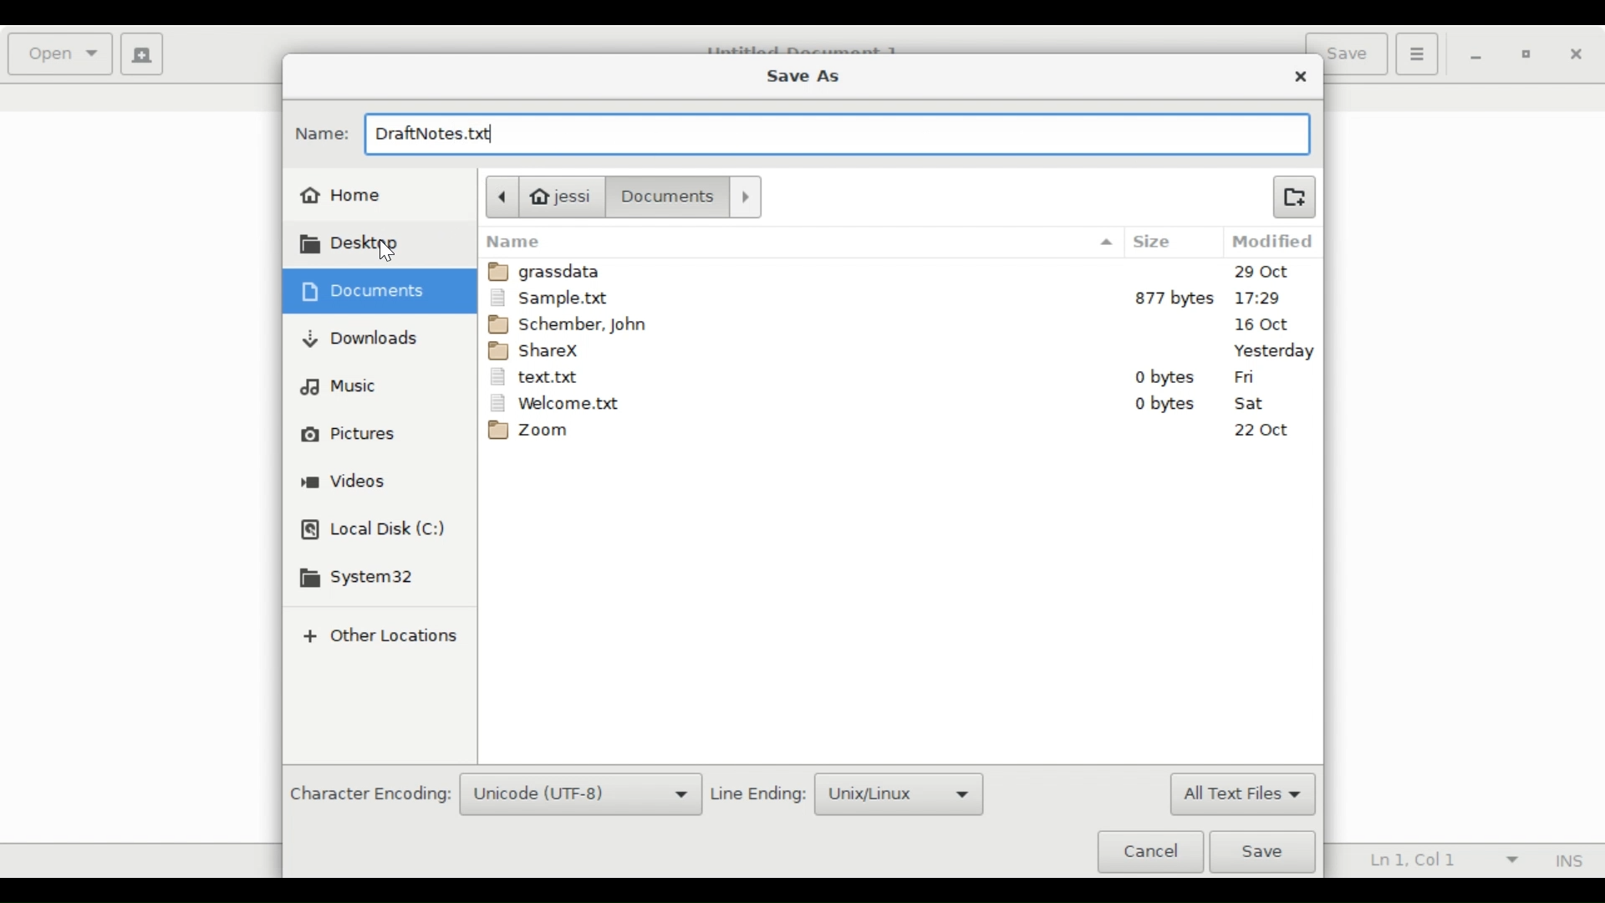 This screenshot has width=1605, height=903. Describe the element at coordinates (1166, 242) in the screenshot. I see `Size` at that location.